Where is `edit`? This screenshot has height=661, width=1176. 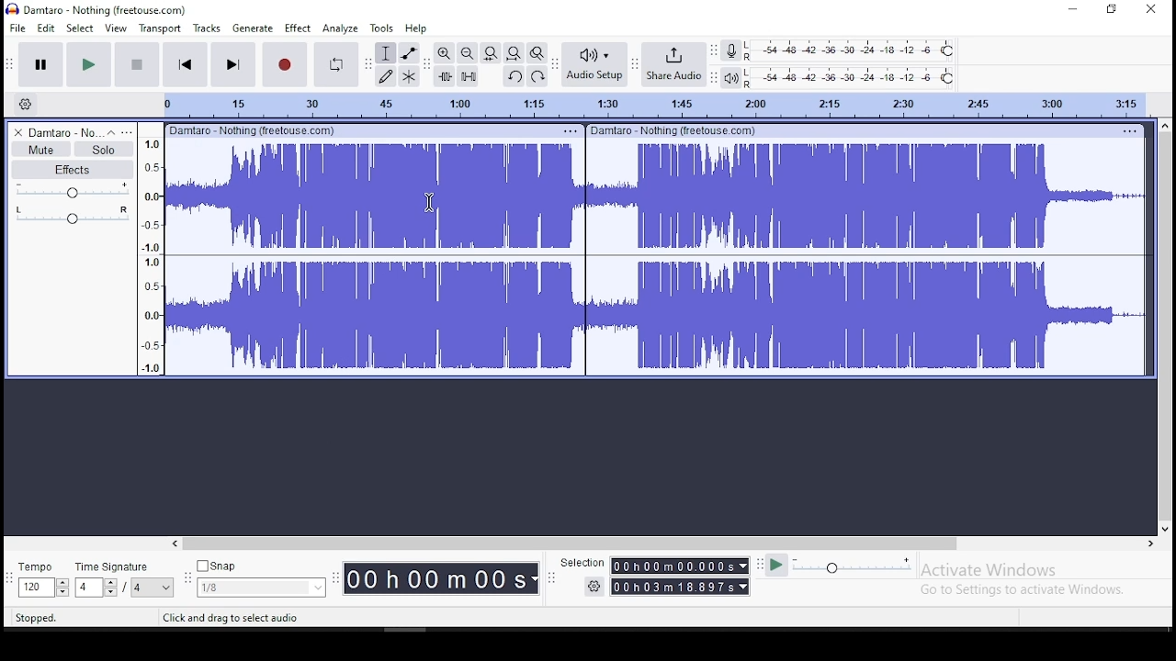
edit is located at coordinates (47, 28).